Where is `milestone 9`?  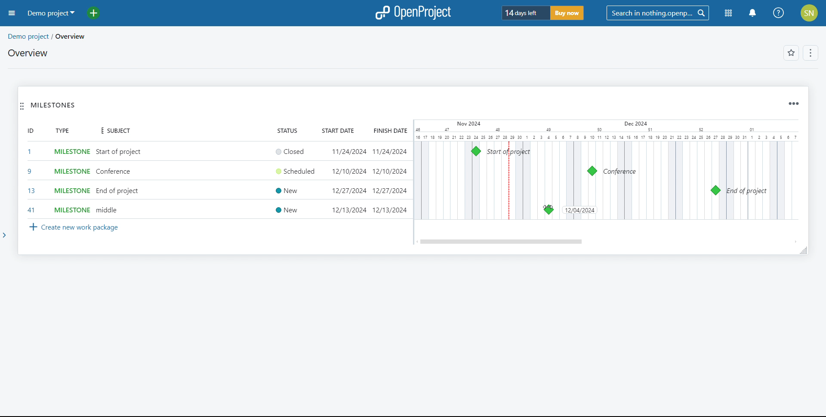 milestone 9 is located at coordinates (592, 171).